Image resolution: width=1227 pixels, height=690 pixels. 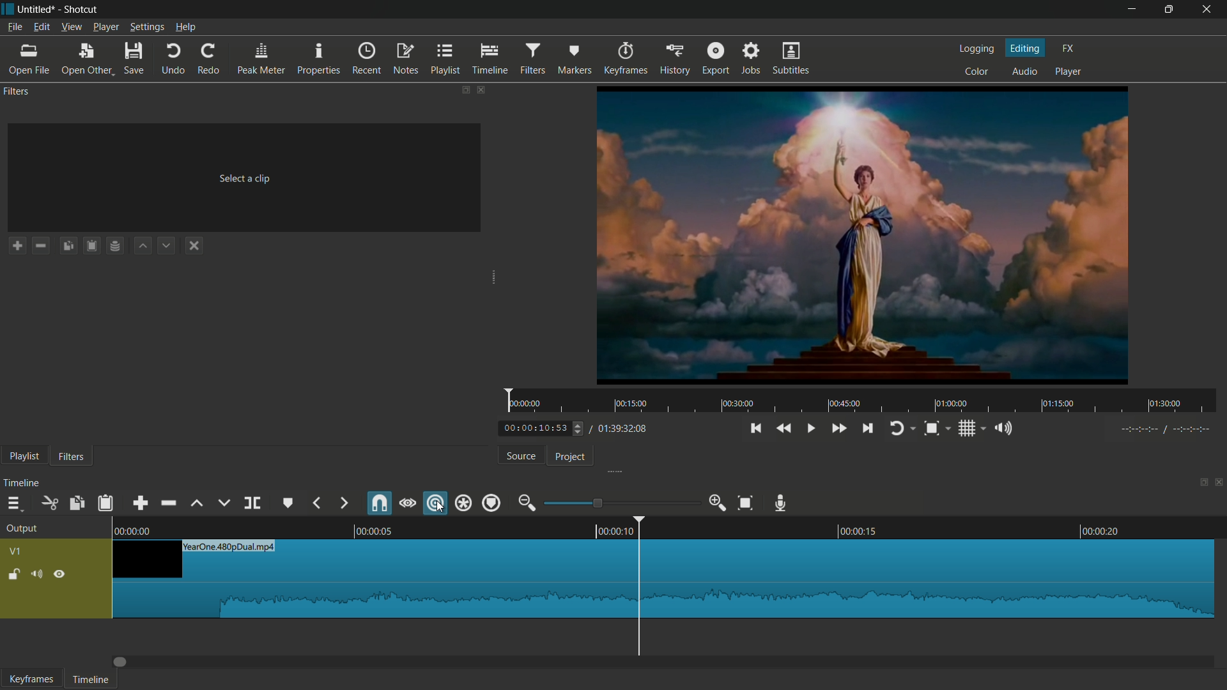 I want to click on project, so click(x=571, y=457).